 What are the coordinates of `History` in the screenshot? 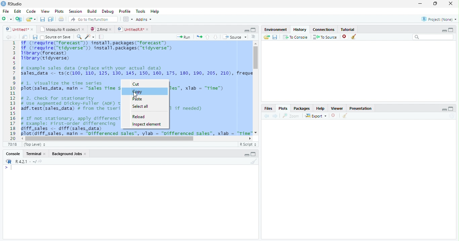 It's located at (300, 30).